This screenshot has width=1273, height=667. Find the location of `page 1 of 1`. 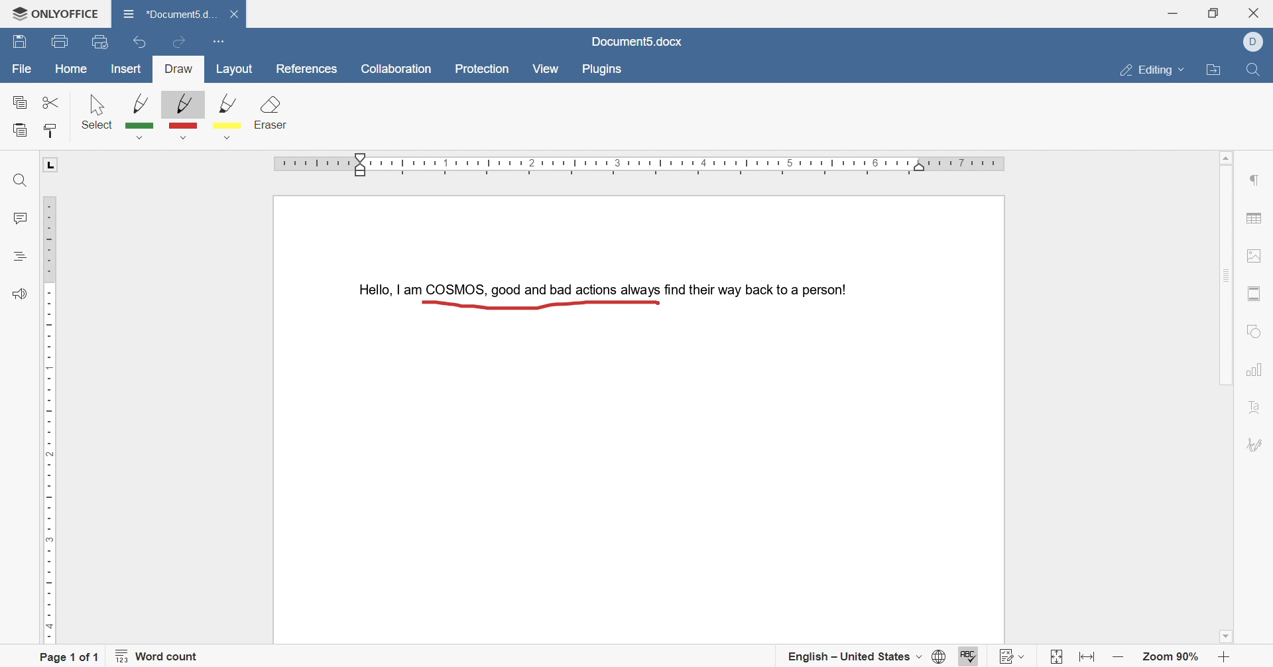

page 1 of 1 is located at coordinates (70, 656).